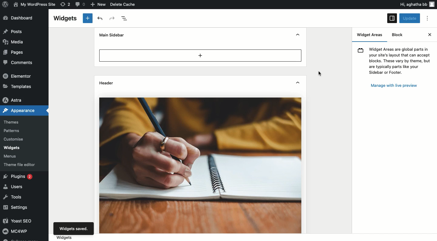 The height and width of the screenshot is (241, 437). I want to click on Close, so click(429, 35).